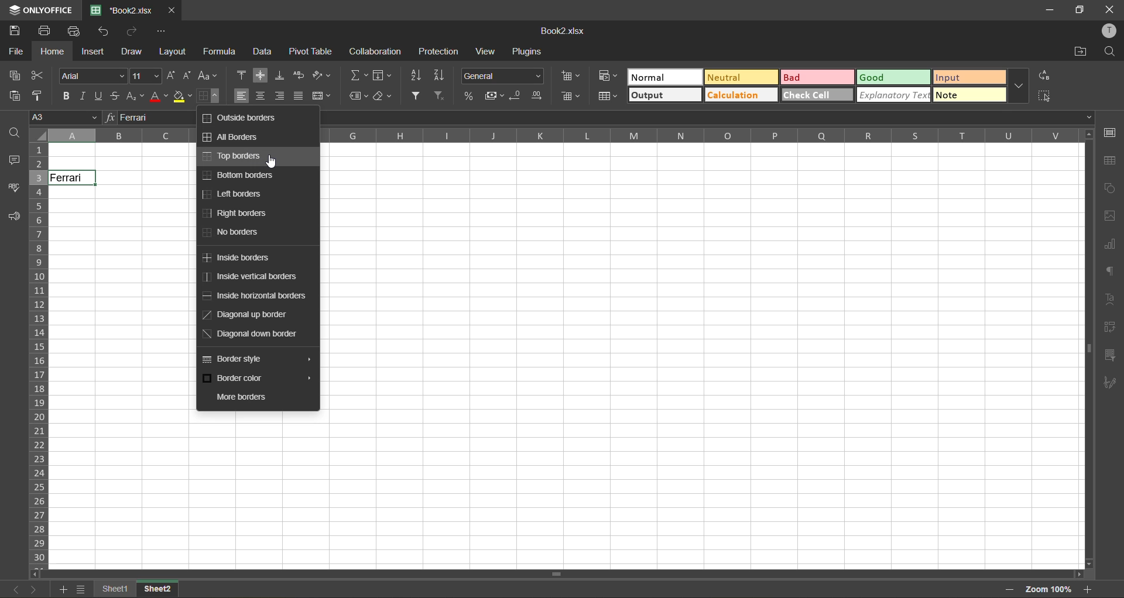  What do you see at coordinates (493, 94) in the screenshot?
I see `accounting` at bounding box center [493, 94].